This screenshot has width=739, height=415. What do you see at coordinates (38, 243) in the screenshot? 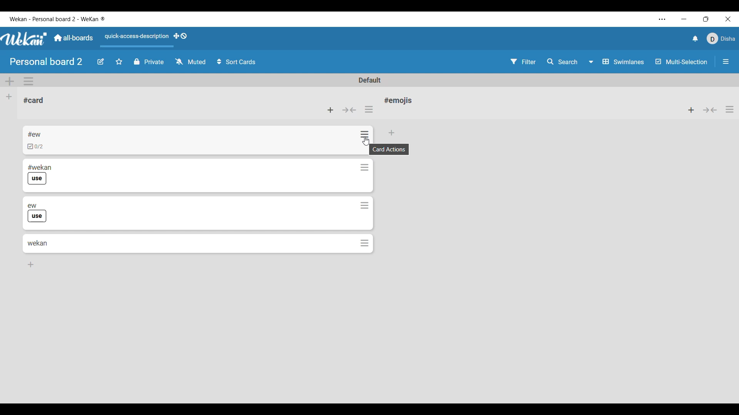
I see `Card 4` at bounding box center [38, 243].